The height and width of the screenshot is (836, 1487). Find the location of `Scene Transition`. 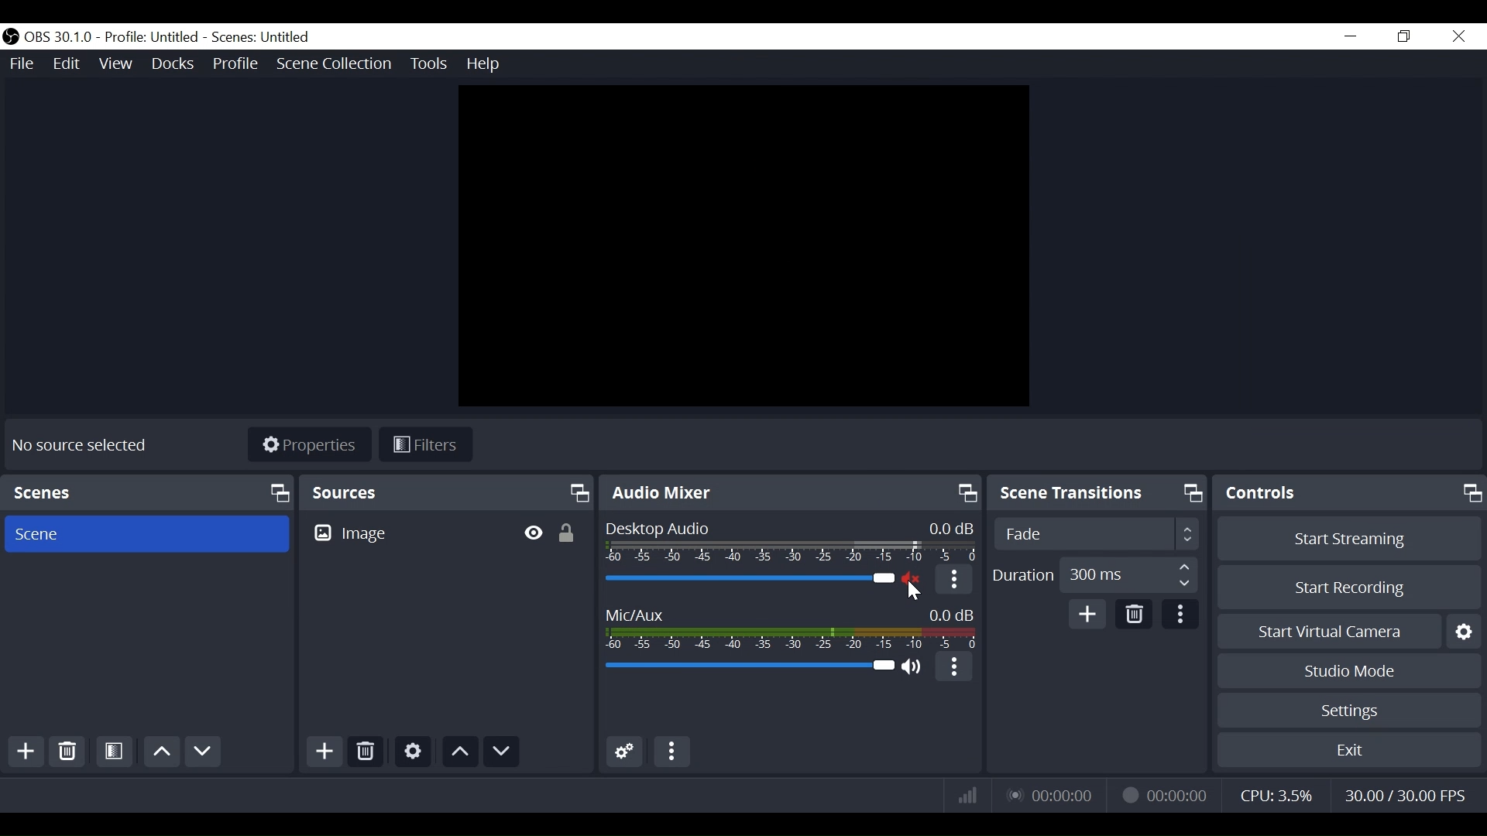

Scene Transition is located at coordinates (1098, 493).